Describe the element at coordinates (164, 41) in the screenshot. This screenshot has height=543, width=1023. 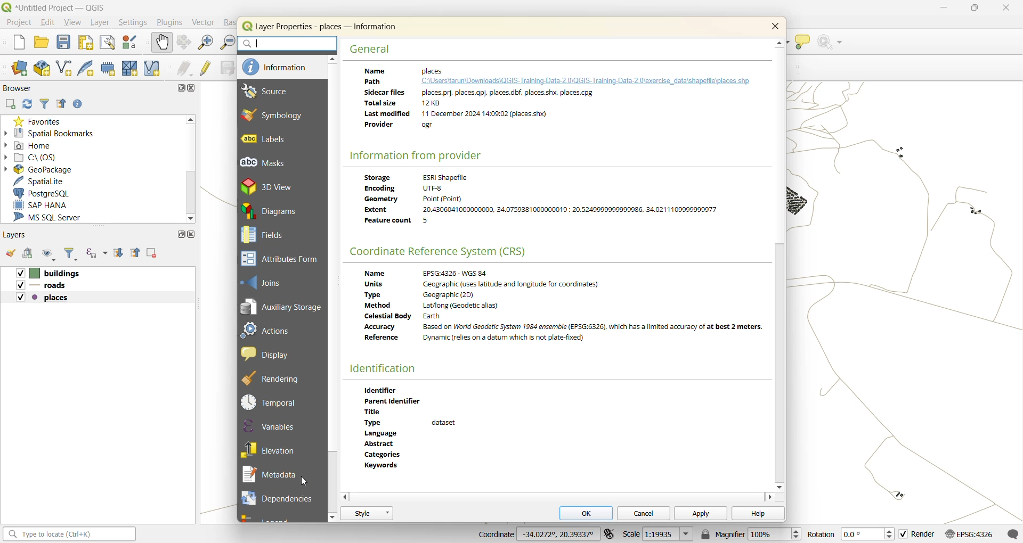
I see `pan map` at that location.